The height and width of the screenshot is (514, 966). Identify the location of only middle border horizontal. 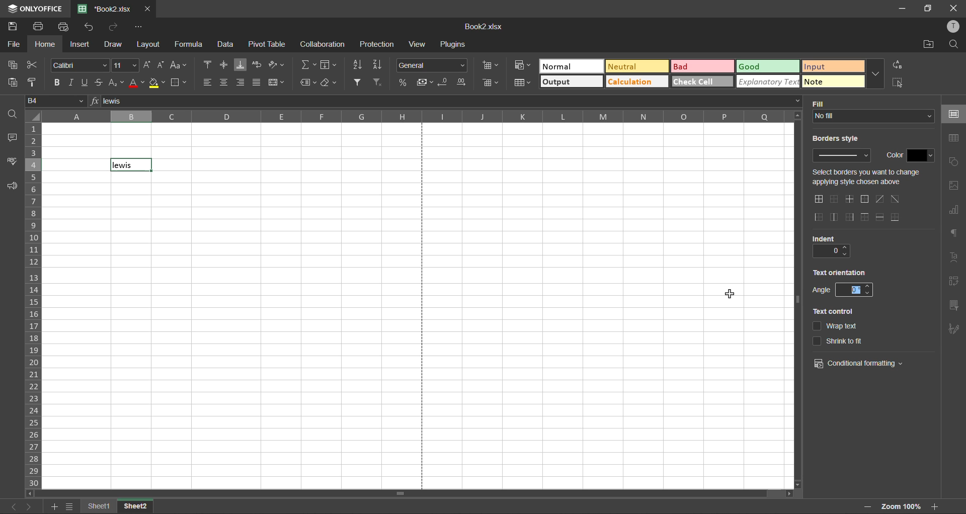
(848, 199).